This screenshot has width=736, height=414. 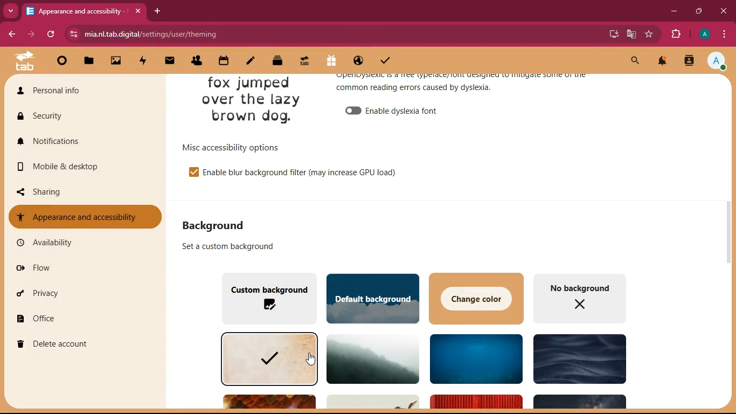 I want to click on appearance, so click(x=468, y=87).